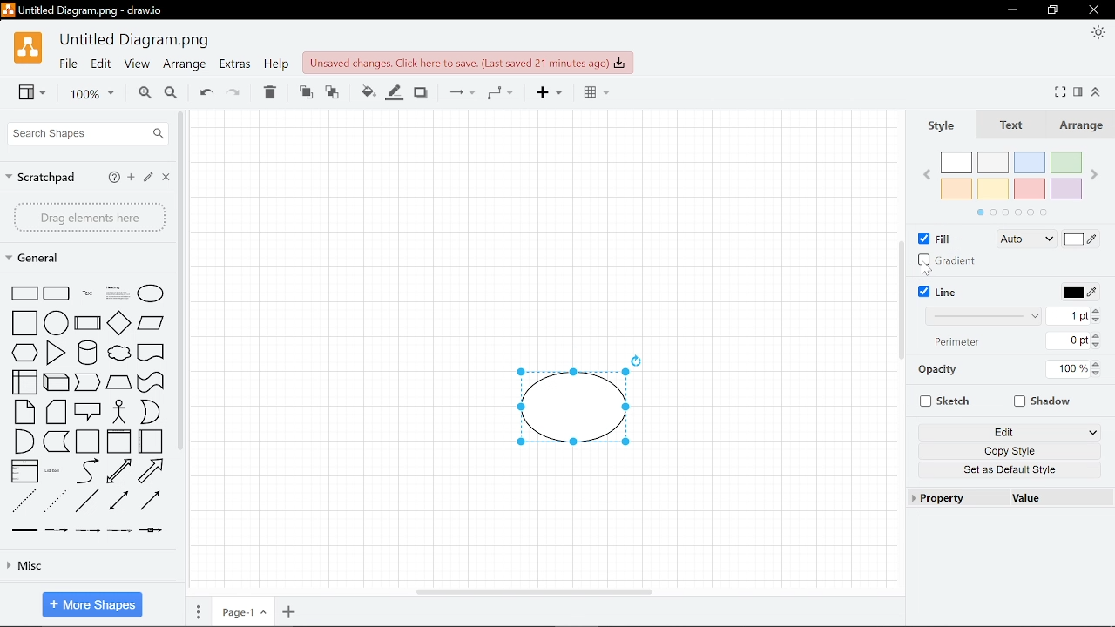 The image size is (1115, 627). I want to click on Edit, so click(146, 178).